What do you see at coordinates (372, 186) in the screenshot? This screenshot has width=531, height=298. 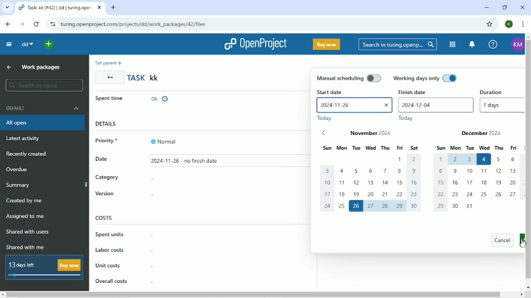 I see `dates of Nov 2024 ` at bounding box center [372, 186].